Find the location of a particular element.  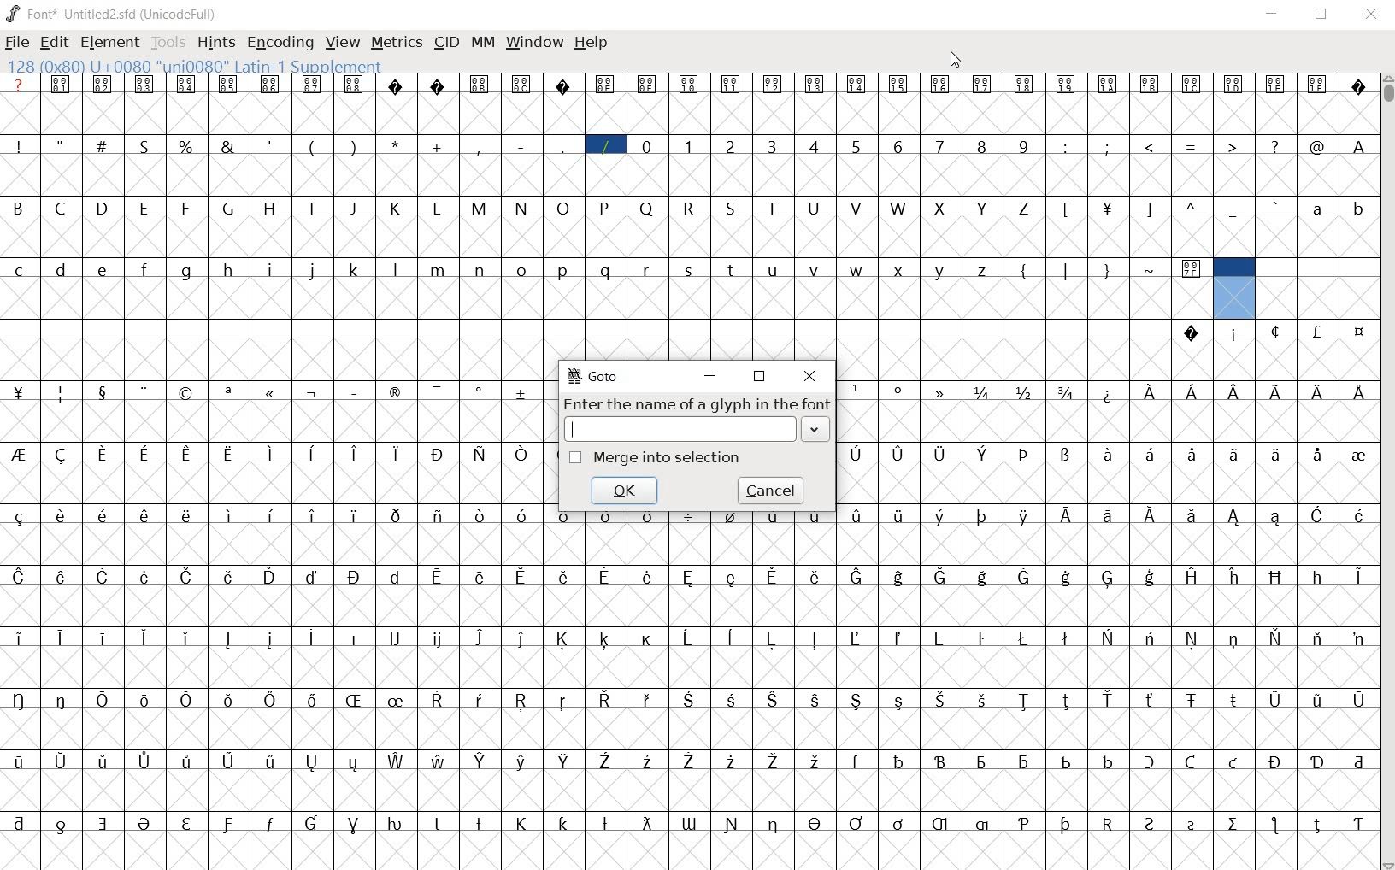

! is located at coordinates (19, 145).